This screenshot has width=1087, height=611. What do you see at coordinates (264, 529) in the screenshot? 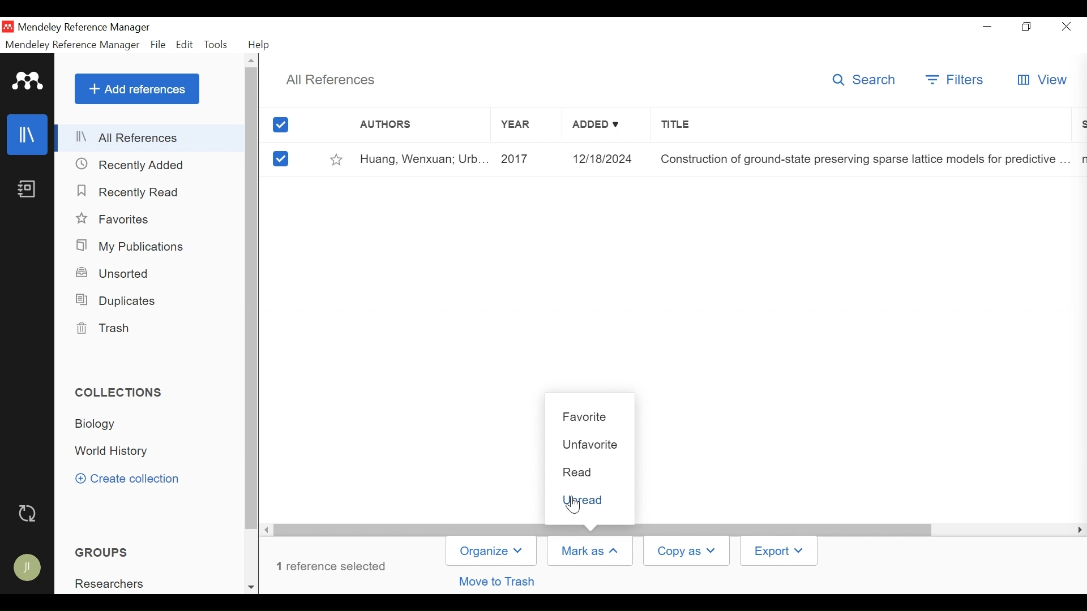
I see `Scroll Right` at bounding box center [264, 529].